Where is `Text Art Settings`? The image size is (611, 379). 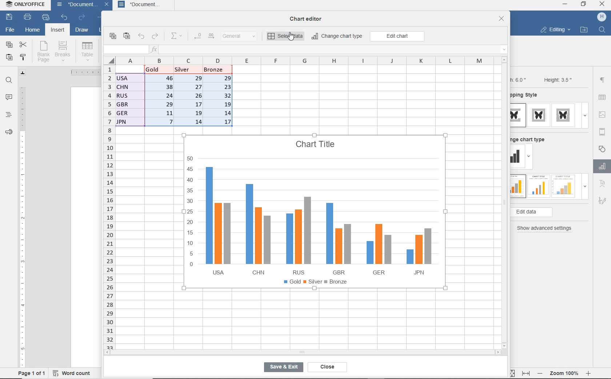 Text Art Settings is located at coordinates (602, 184).